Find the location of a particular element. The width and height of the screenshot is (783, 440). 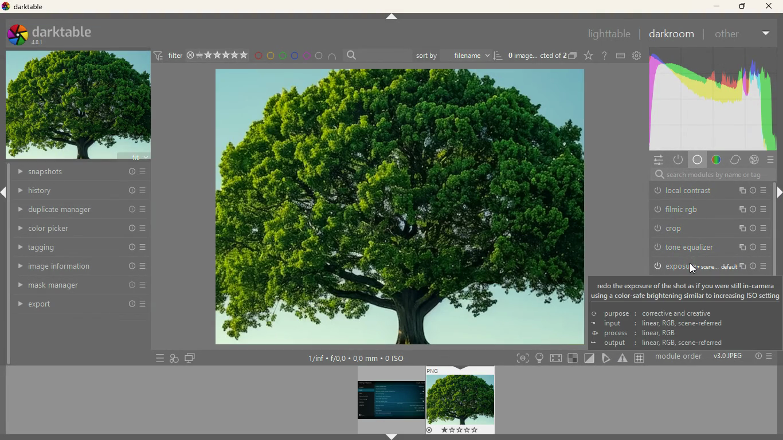

white relative exposure is located at coordinates (709, 245).